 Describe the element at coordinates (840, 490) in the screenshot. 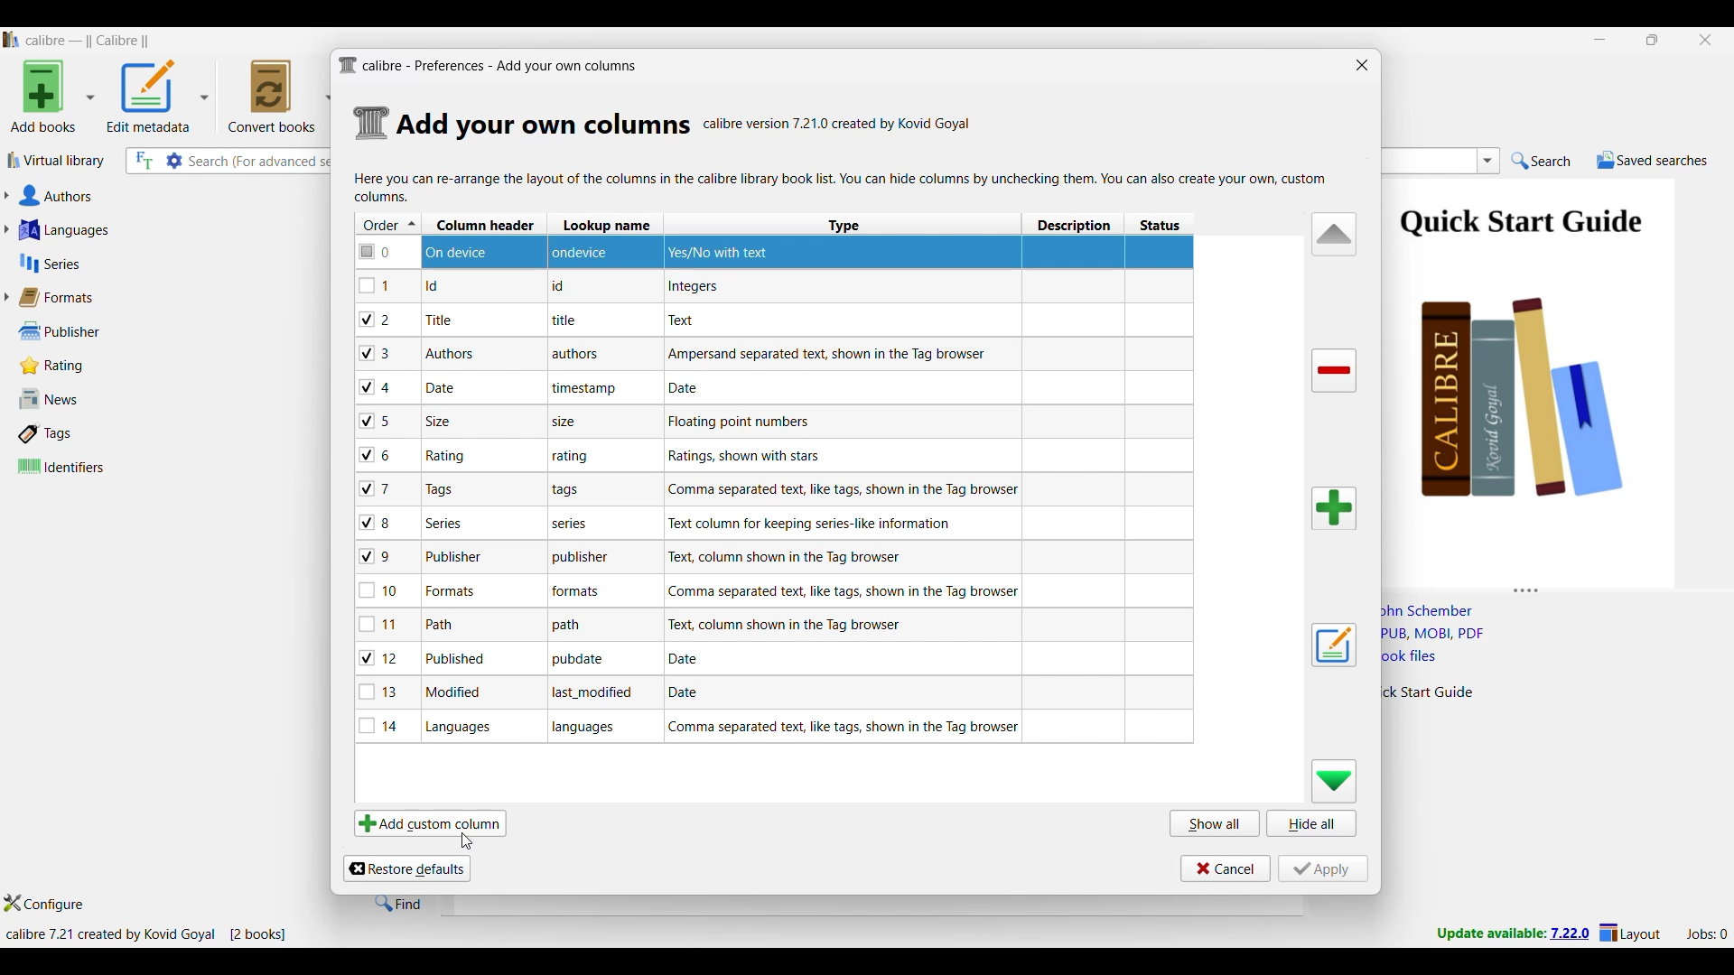

I see `Explanation` at that location.